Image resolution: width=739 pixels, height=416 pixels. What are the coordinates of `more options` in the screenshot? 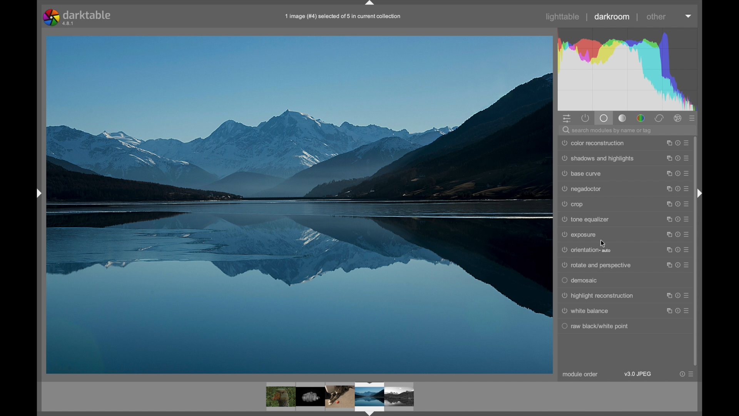 It's located at (678, 265).